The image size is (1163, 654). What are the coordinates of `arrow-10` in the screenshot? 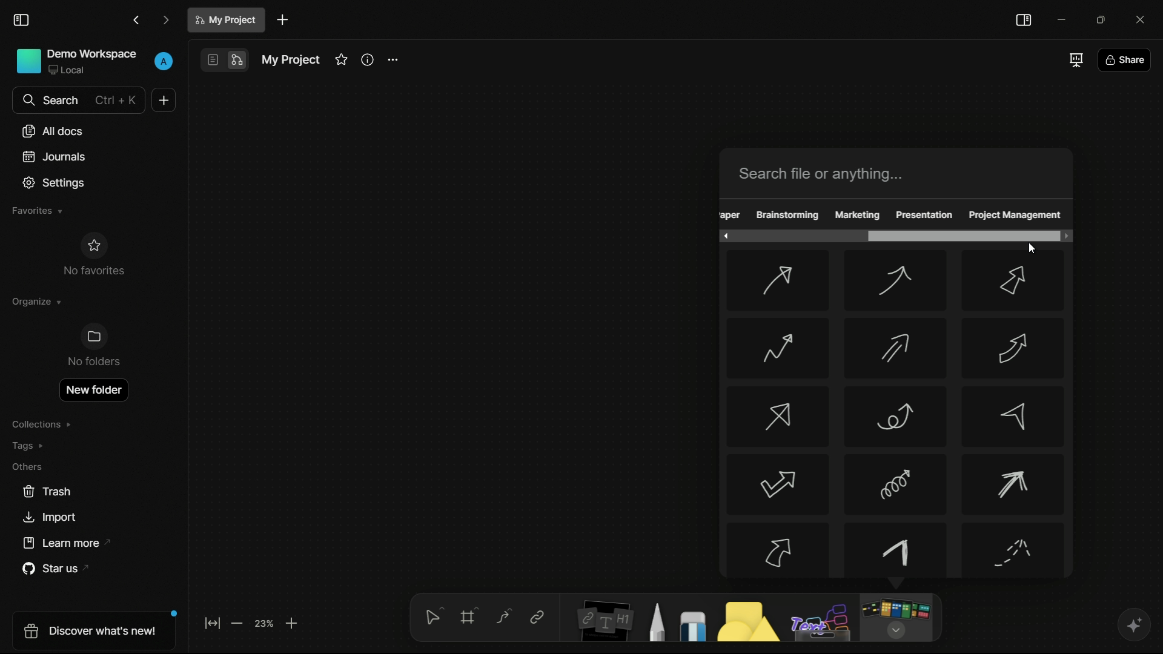 It's located at (777, 485).